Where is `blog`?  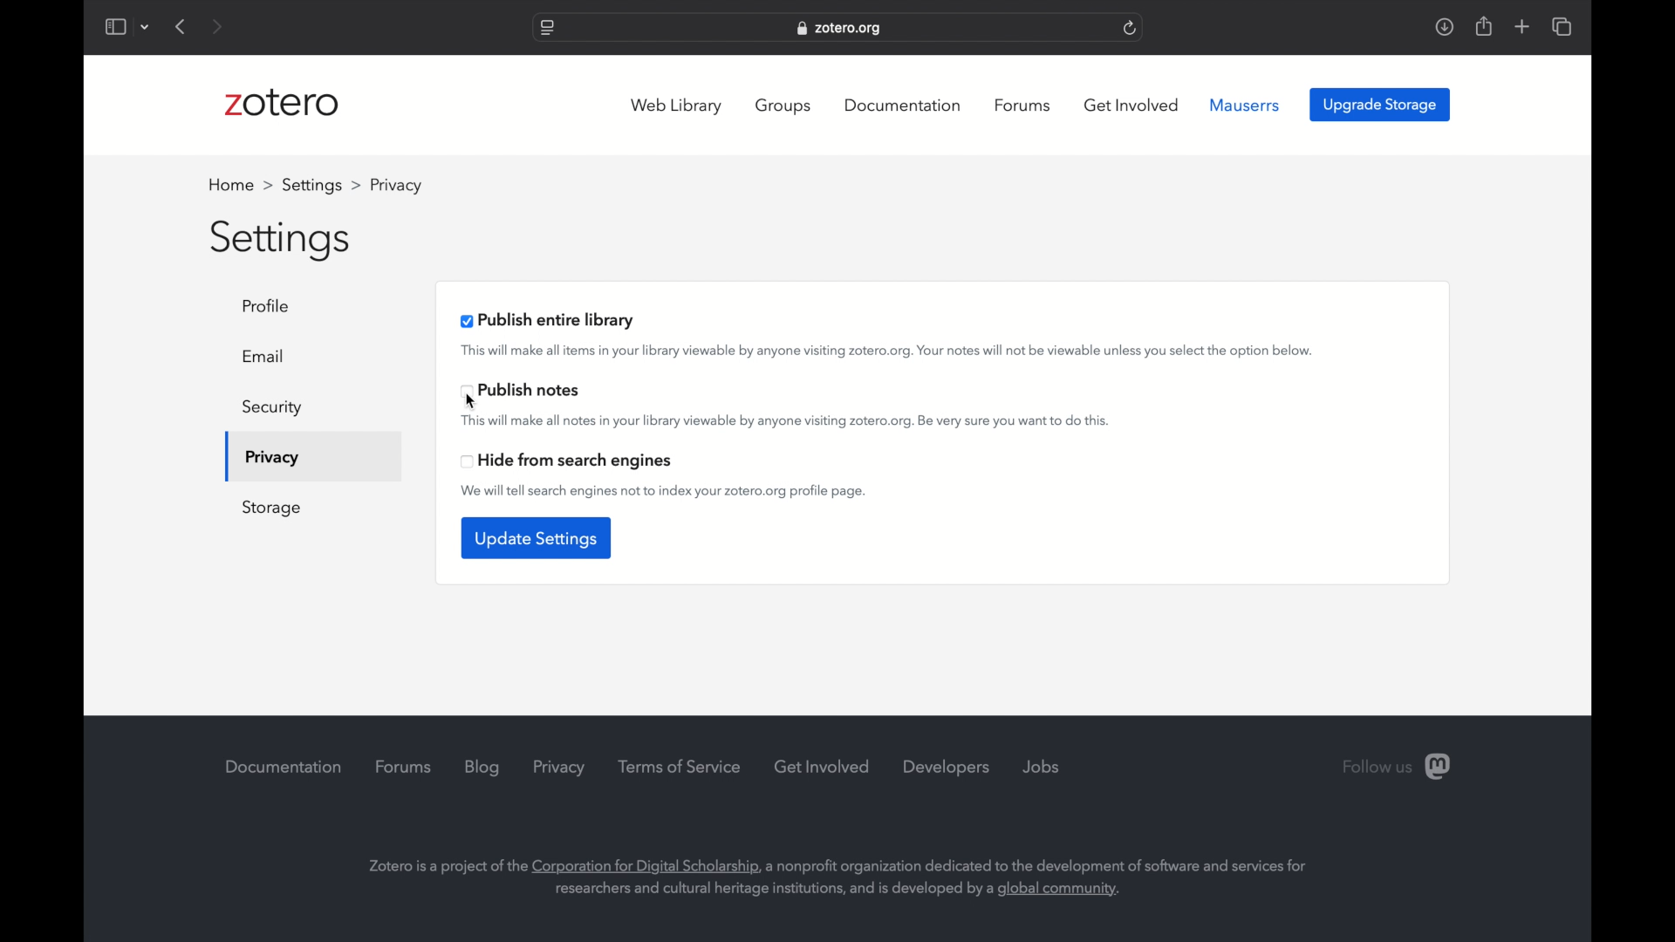 blog is located at coordinates (482, 768).